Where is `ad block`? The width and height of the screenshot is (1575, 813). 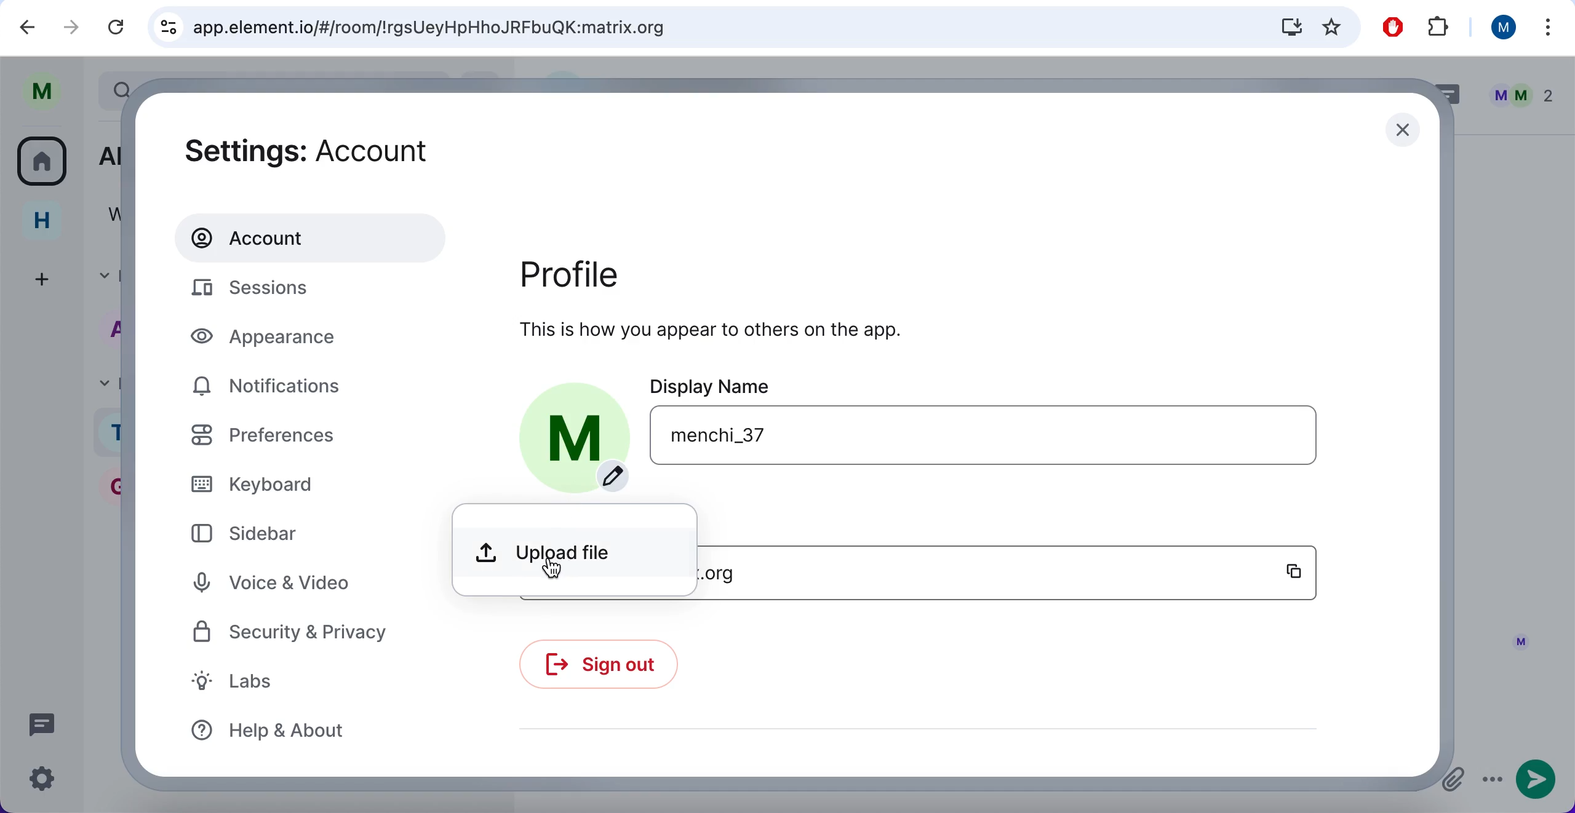 ad block is located at coordinates (1389, 27).